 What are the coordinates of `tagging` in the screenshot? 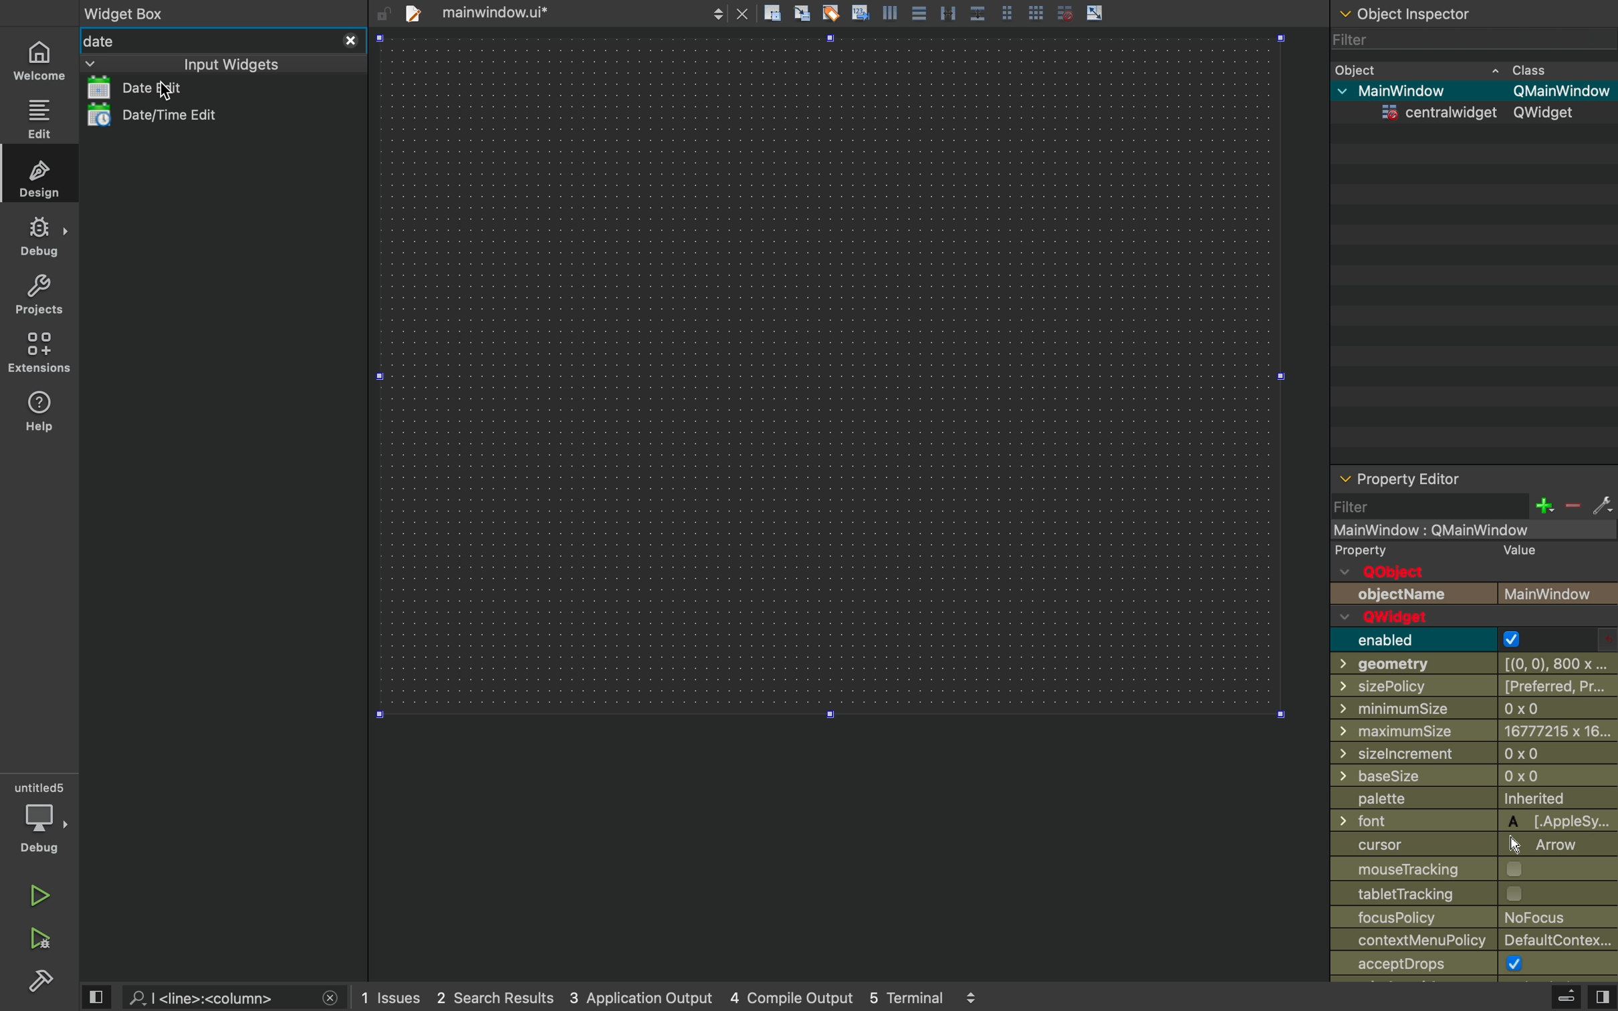 It's located at (830, 12).